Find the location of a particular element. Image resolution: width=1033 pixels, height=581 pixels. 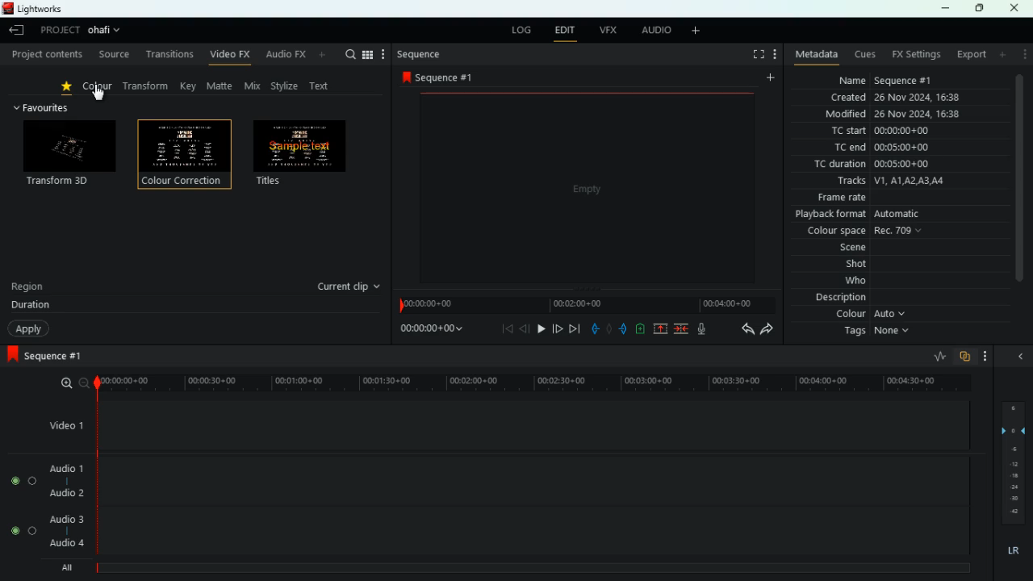

audio is located at coordinates (655, 31).